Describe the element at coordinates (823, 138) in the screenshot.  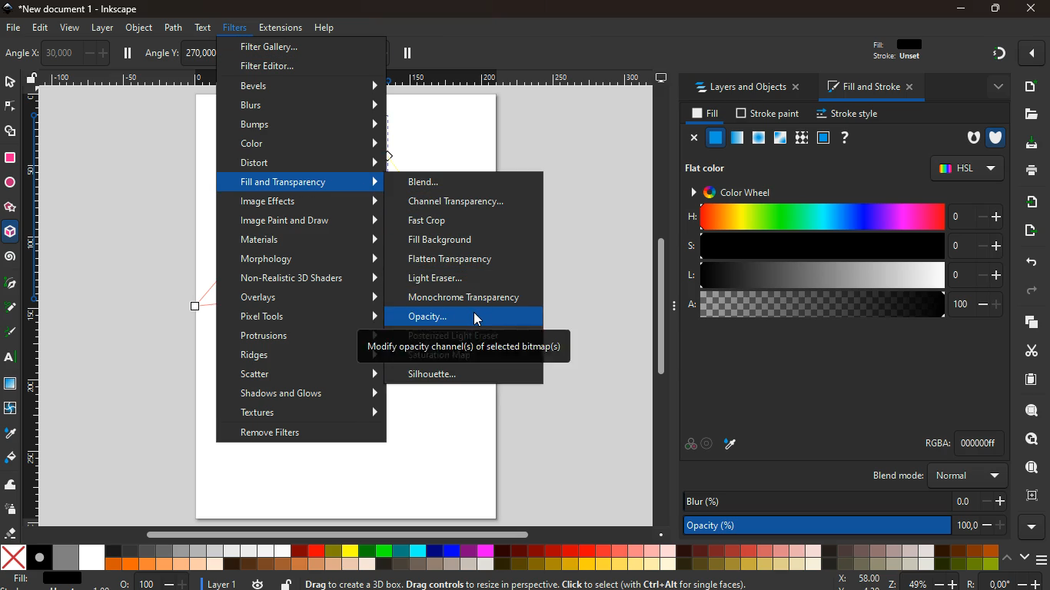
I see `frame` at that location.